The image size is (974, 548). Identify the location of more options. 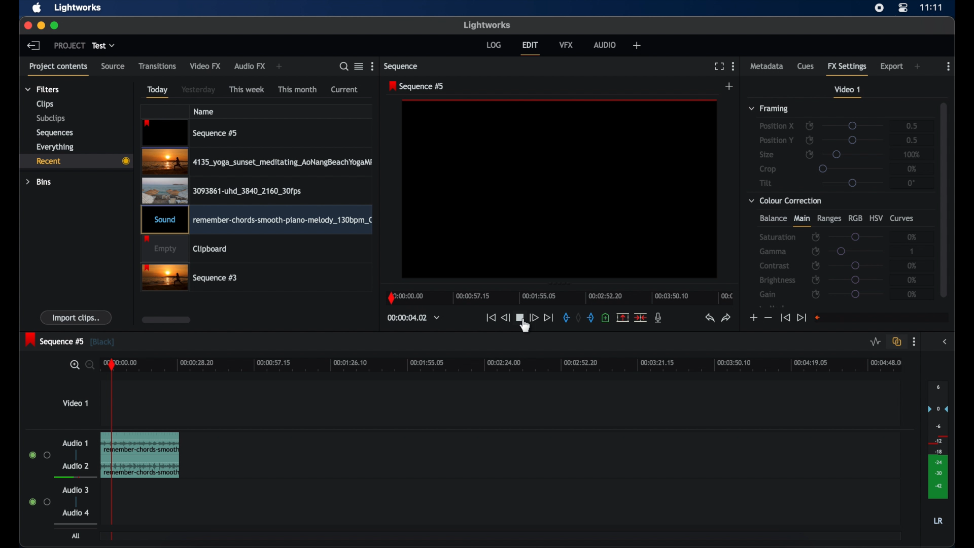
(734, 66).